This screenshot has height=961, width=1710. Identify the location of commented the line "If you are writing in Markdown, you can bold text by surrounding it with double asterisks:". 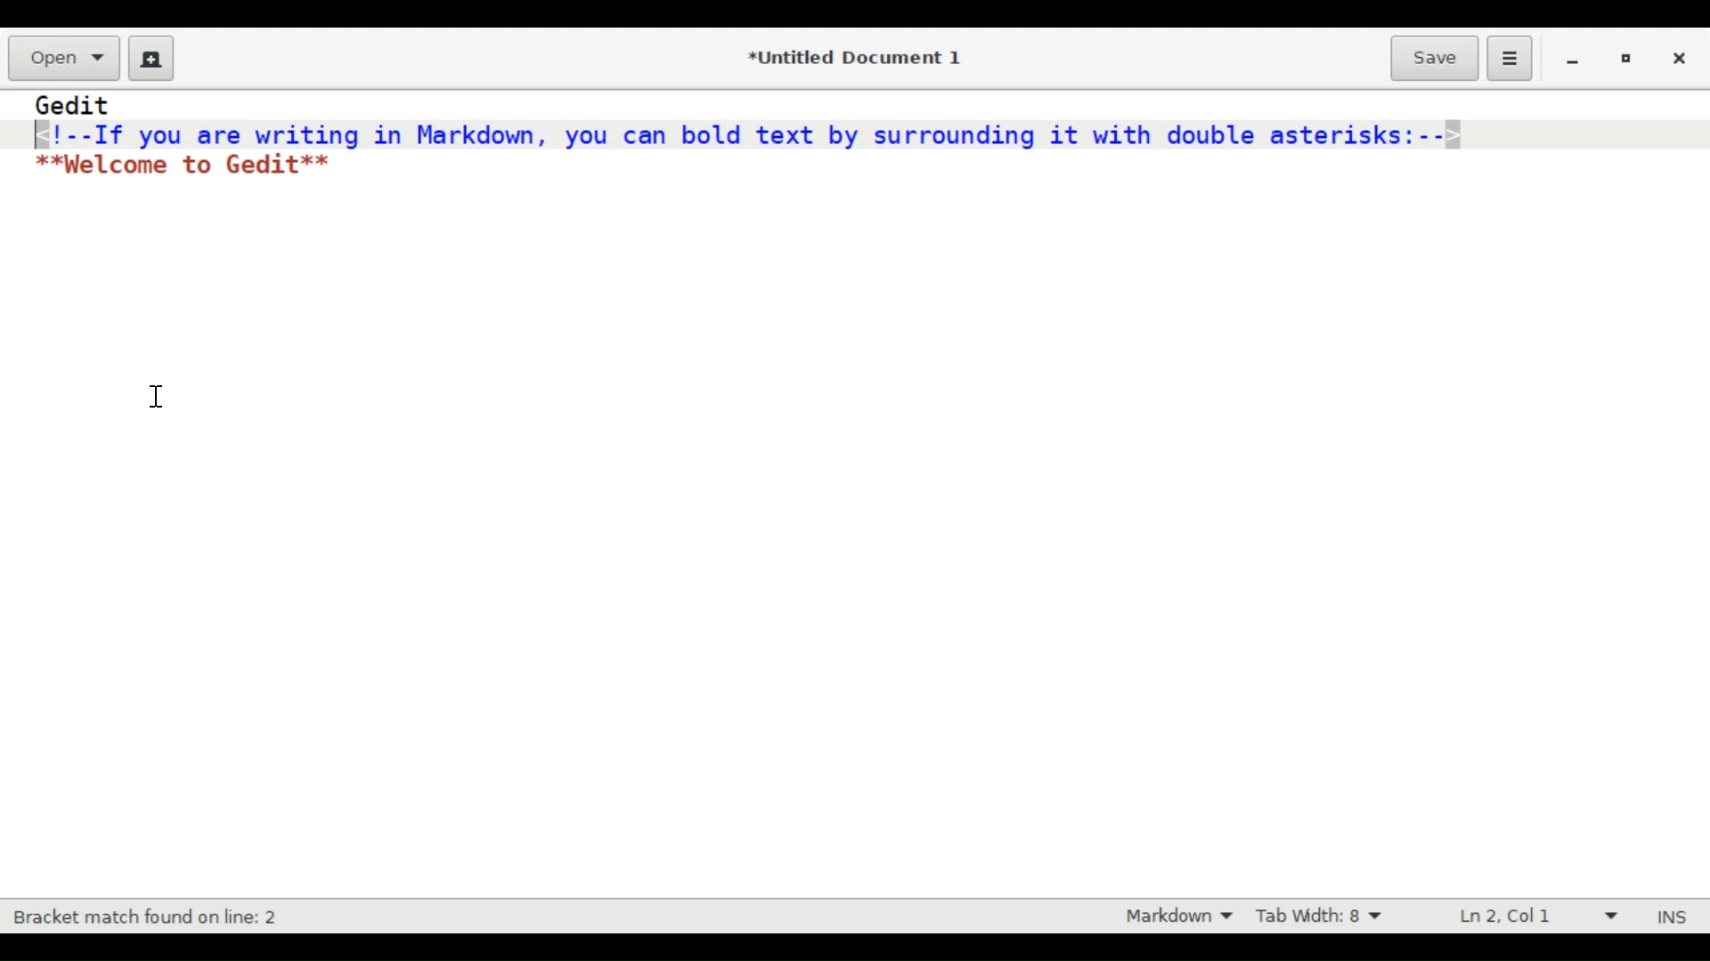
(753, 133).